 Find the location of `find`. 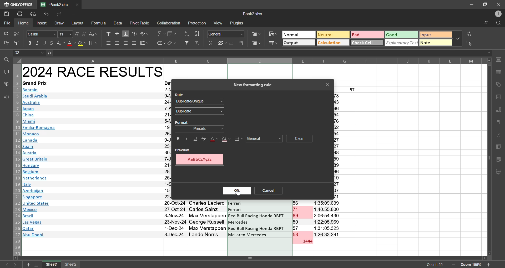

find is located at coordinates (498, 23).